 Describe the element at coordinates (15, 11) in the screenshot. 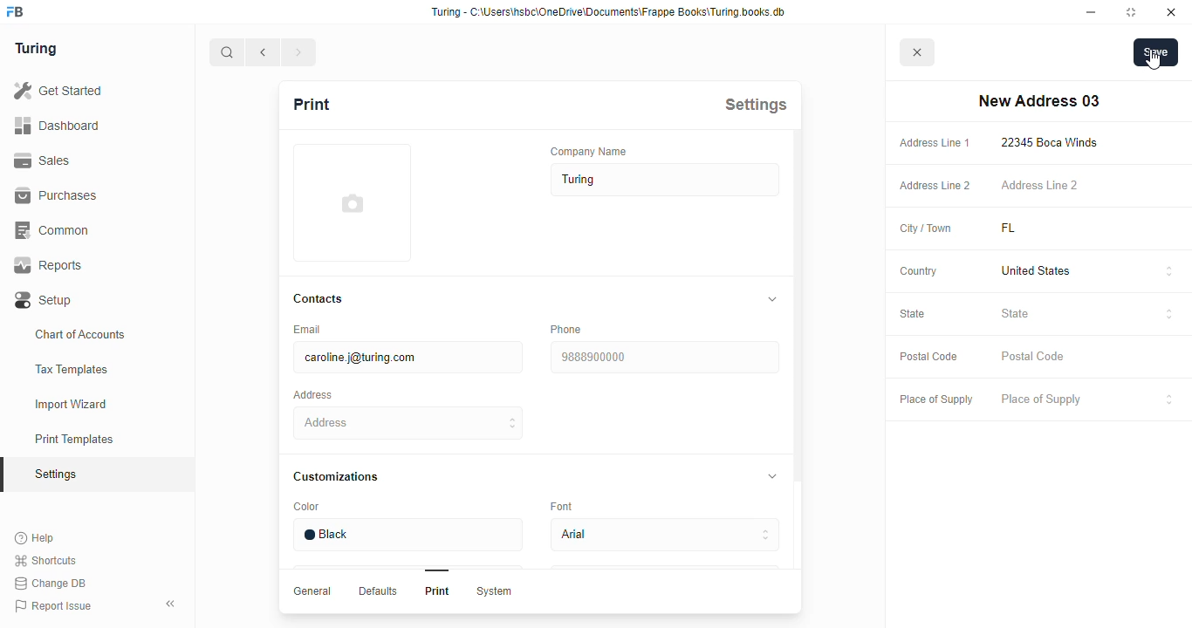

I see `FB-logo` at that location.